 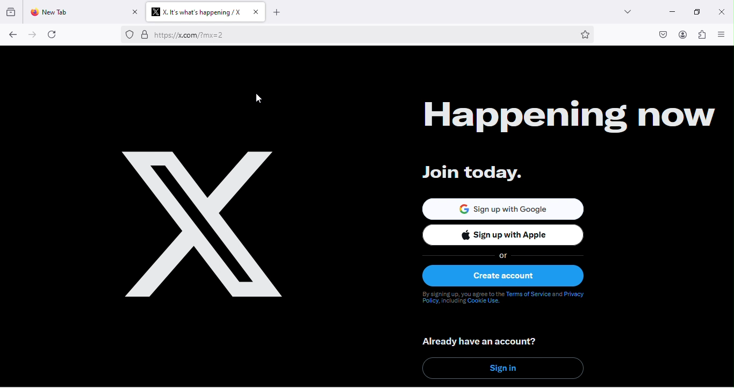 What do you see at coordinates (12, 35) in the screenshot?
I see `back` at bounding box center [12, 35].